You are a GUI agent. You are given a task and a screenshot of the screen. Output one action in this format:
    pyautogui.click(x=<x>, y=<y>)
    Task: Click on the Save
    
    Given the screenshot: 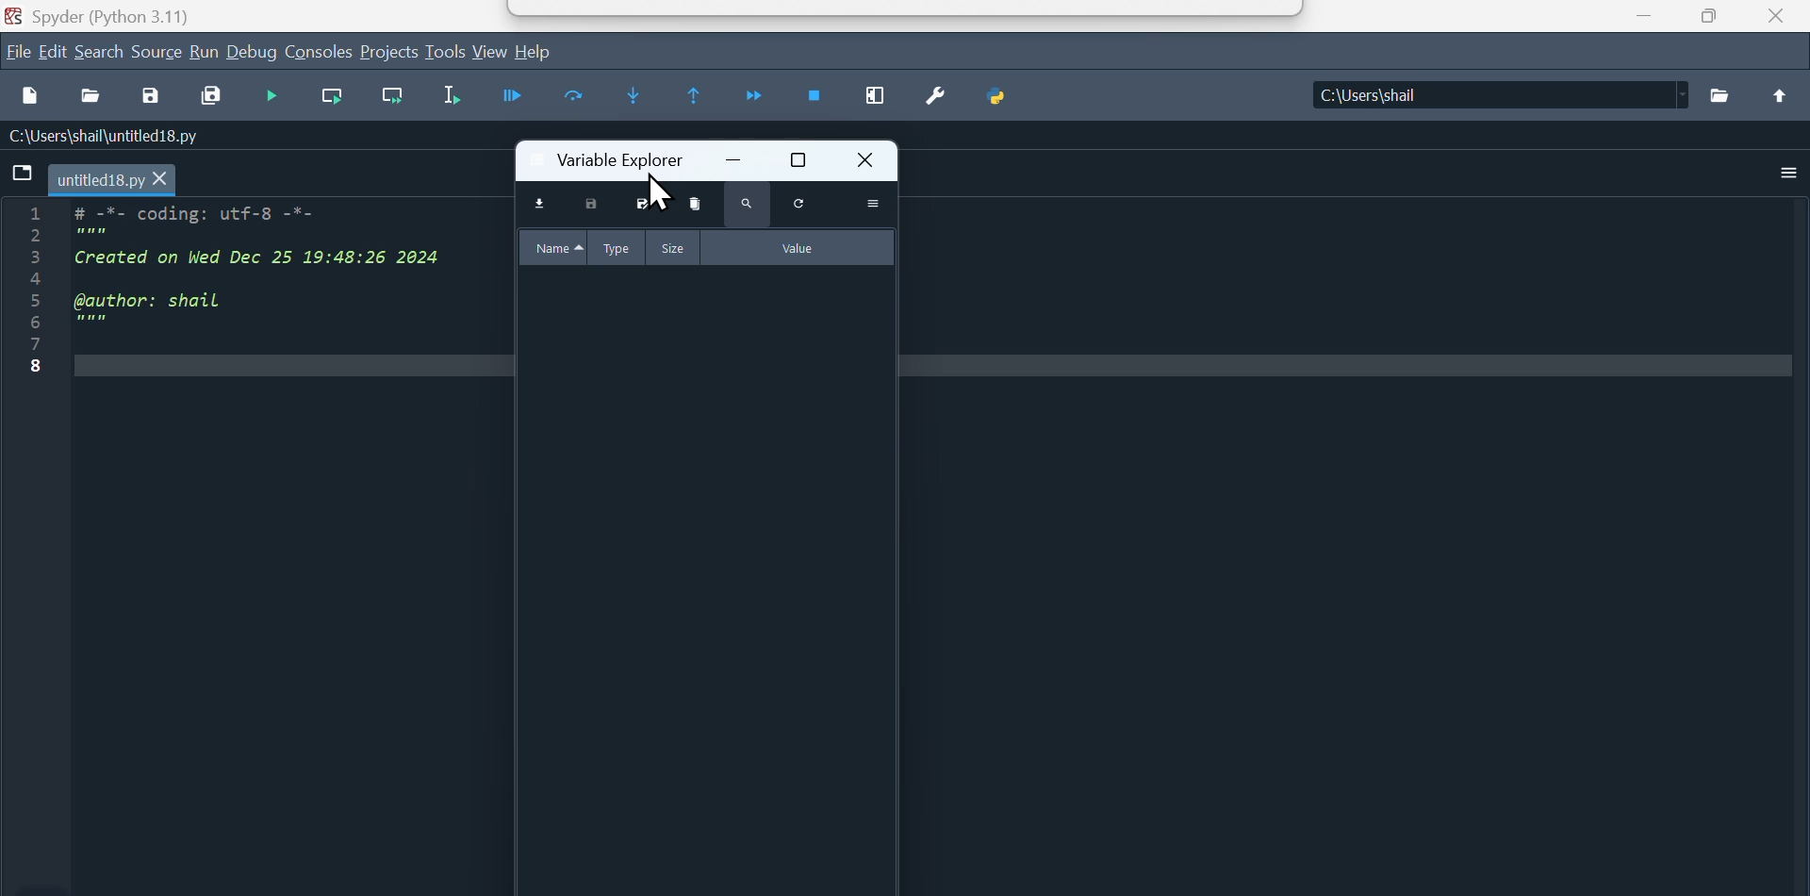 What is the action you would take?
    pyautogui.click(x=156, y=99)
    